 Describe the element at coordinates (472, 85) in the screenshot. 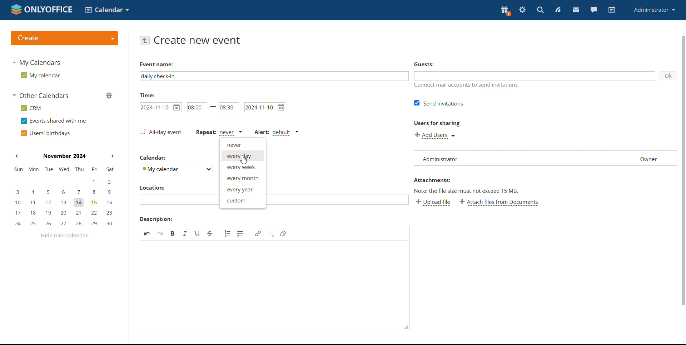

I see `connect mail accounts ` at that location.